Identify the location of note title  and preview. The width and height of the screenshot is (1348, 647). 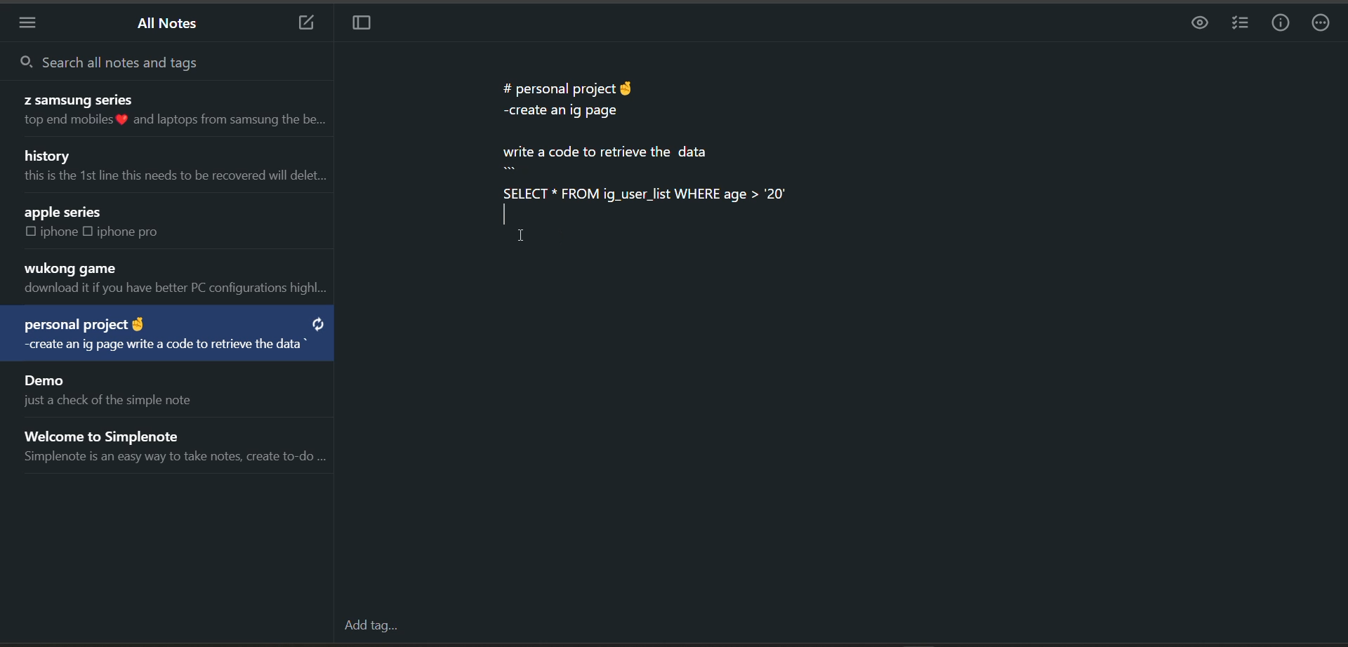
(164, 112).